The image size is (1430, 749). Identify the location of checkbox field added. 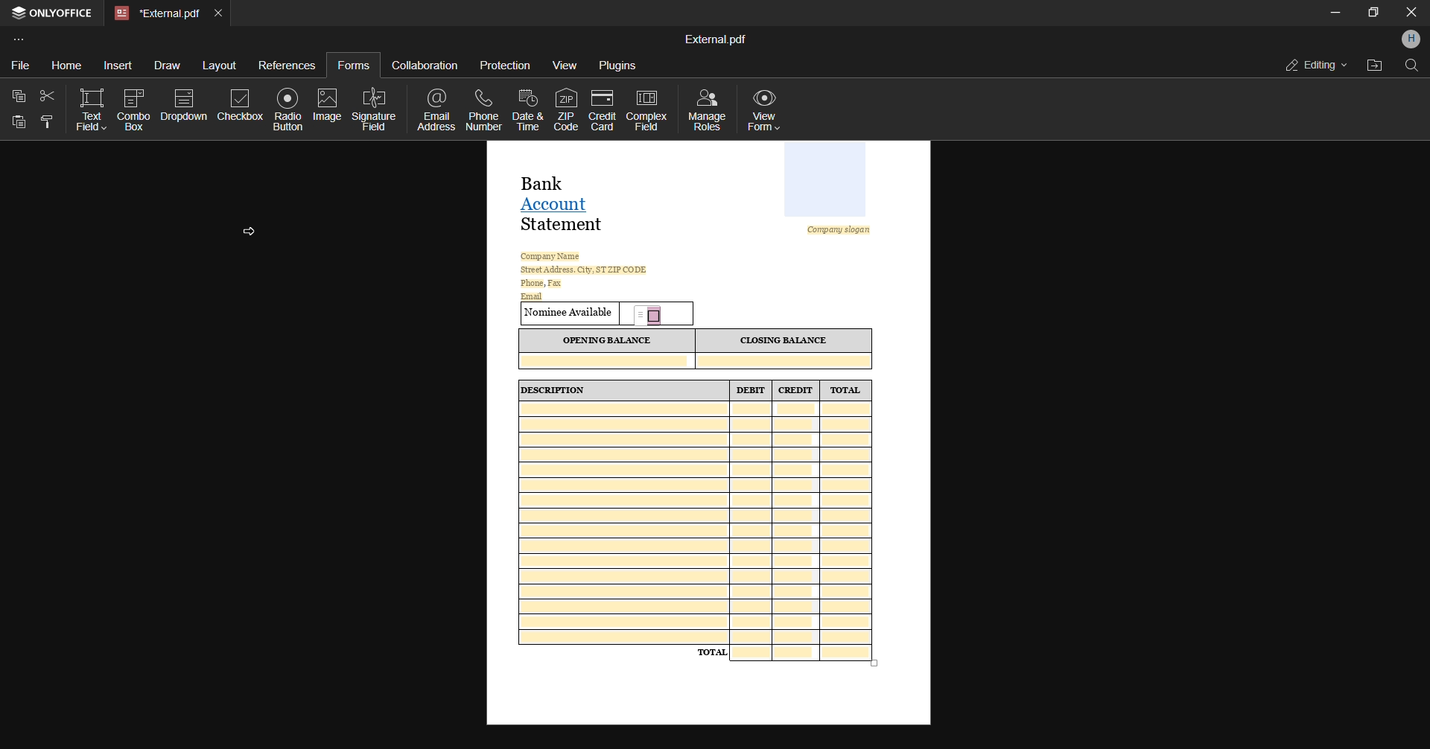
(653, 312).